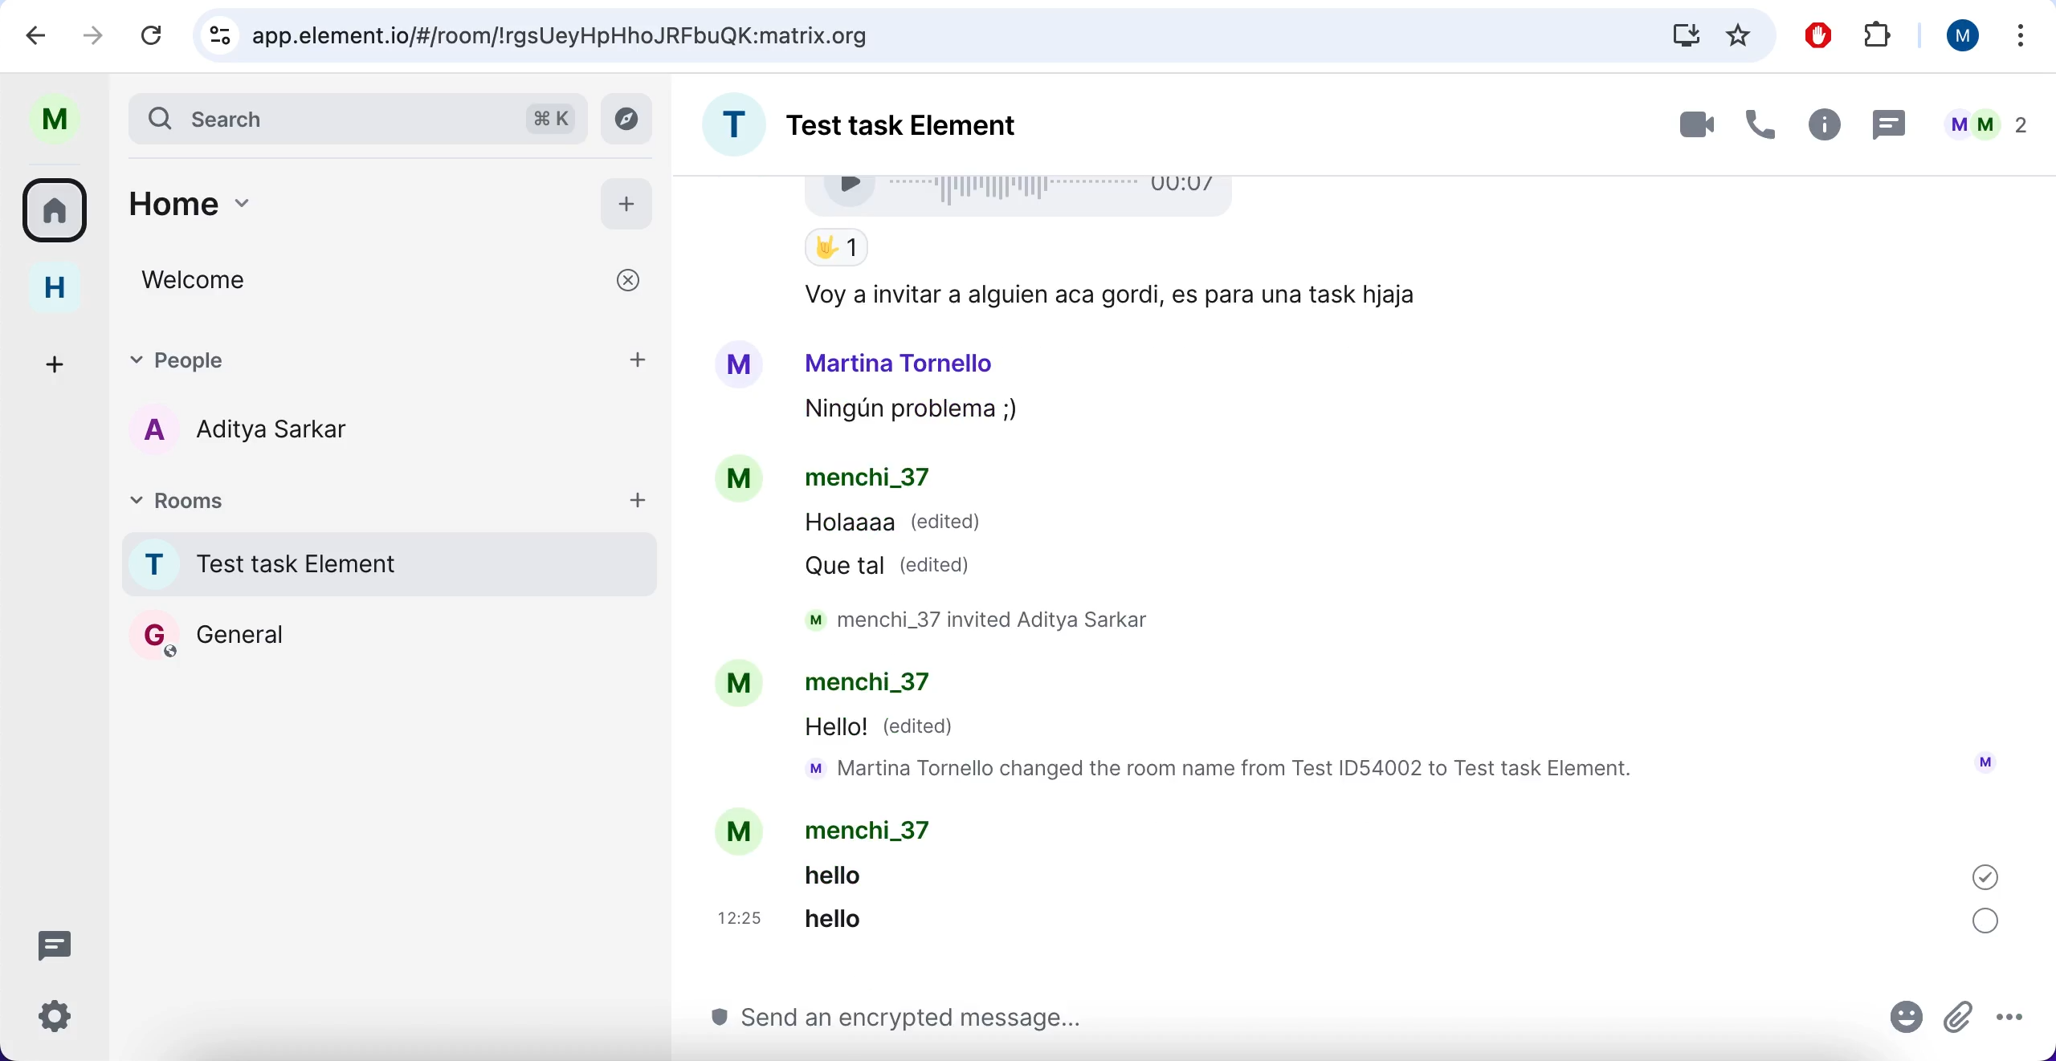 The image size is (2056, 1061). Describe the element at coordinates (1756, 129) in the screenshot. I see `voice call` at that location.